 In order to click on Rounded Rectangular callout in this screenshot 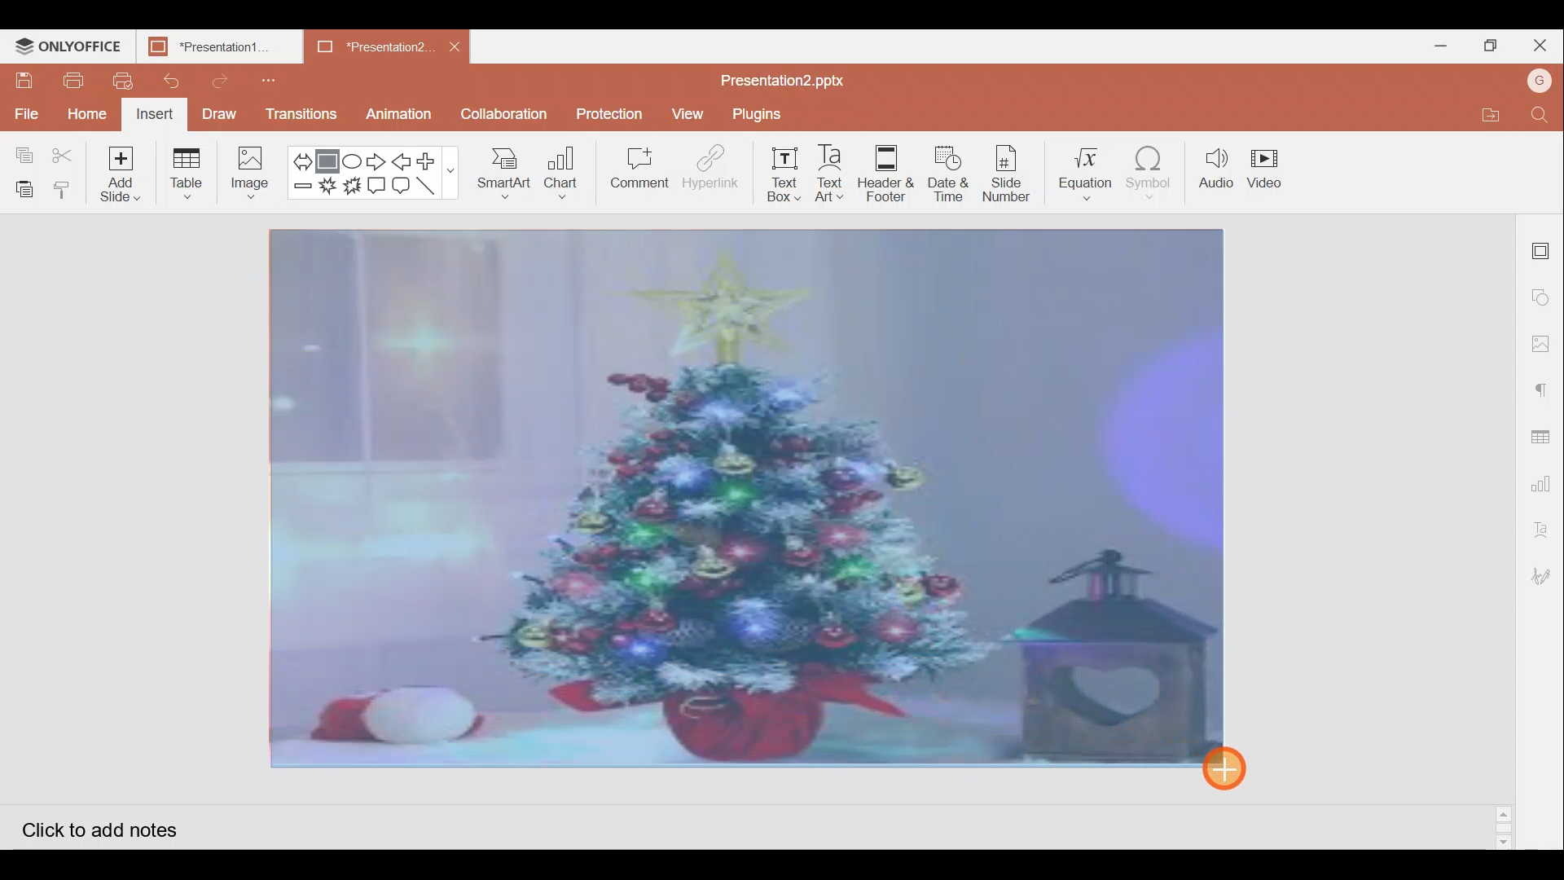, I will do `click(402, 187)`.